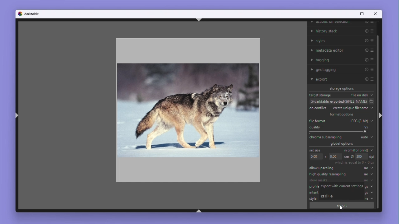  What do you see at coordinates (343, 31) in the screenshot?
I see `History stack` at bounding box center [343, 31].